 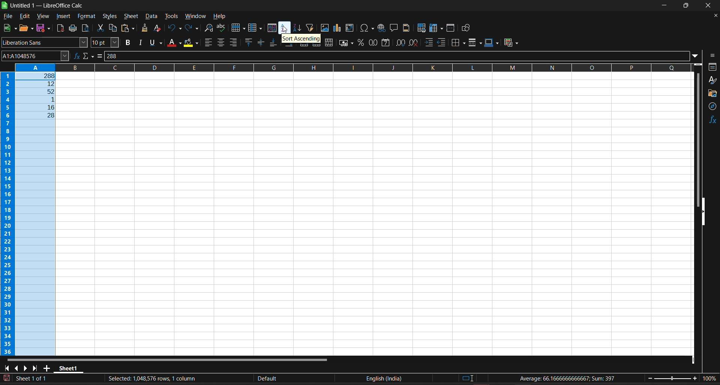 I want to click on split window, so click(x=451, y=28).